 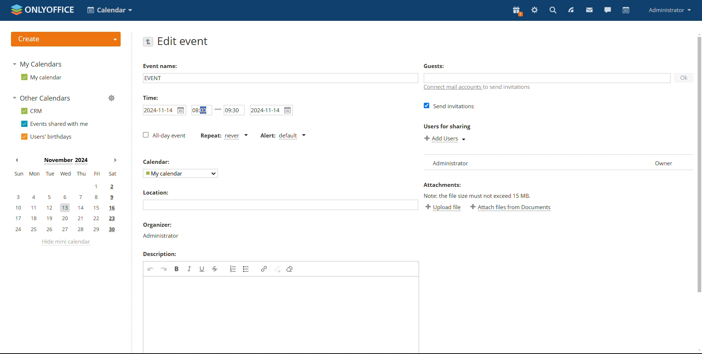 What do you see at coordinates (65, 174) in the screenshot?
I see `sun, mon, tue, wed, thu, fri, sat` at bounding box center [65, 174].